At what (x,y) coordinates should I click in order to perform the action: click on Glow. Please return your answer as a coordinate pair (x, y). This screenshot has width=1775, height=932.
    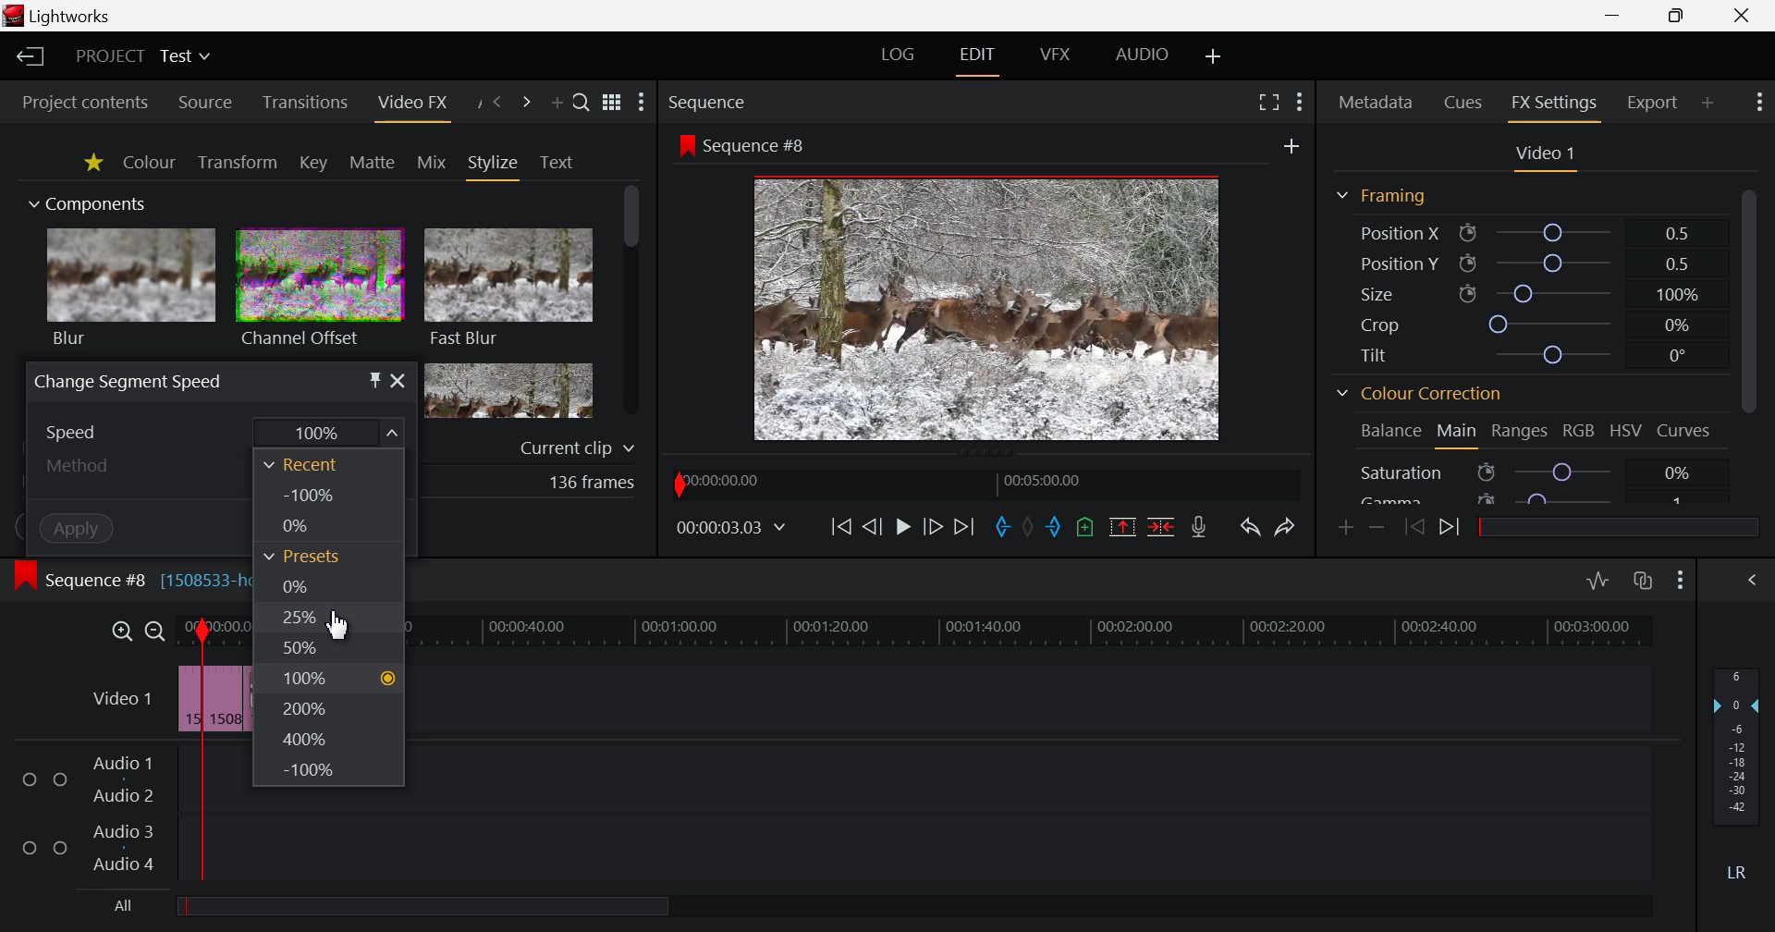
    Looking at the image, I should click on (132, 391).